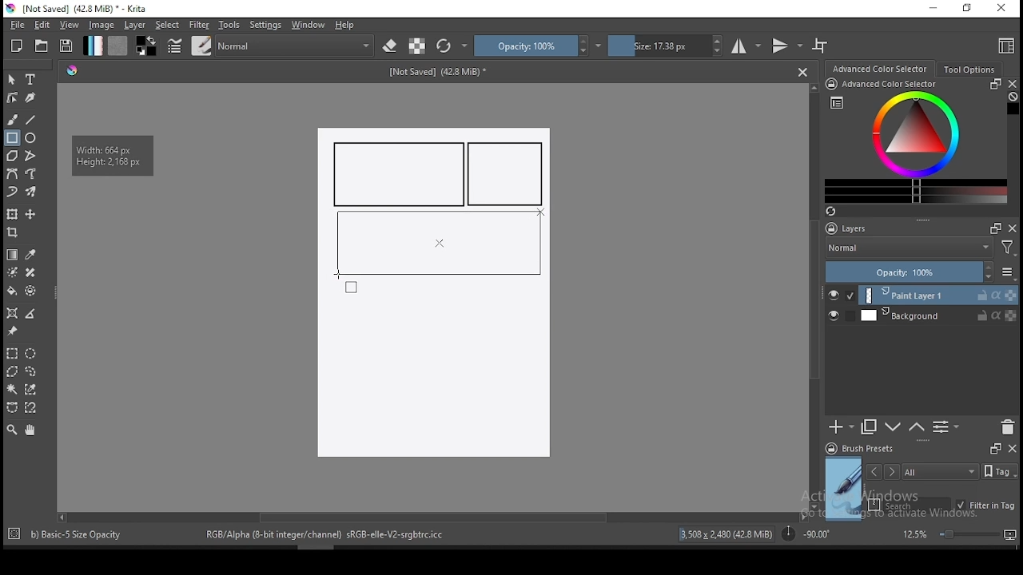 The width and height of the screenshot is (1023, 575). What do you see at coordinates (30, 291) in the screenshot?
I see `enclose and fill tool` at bounding box center [30, 291].